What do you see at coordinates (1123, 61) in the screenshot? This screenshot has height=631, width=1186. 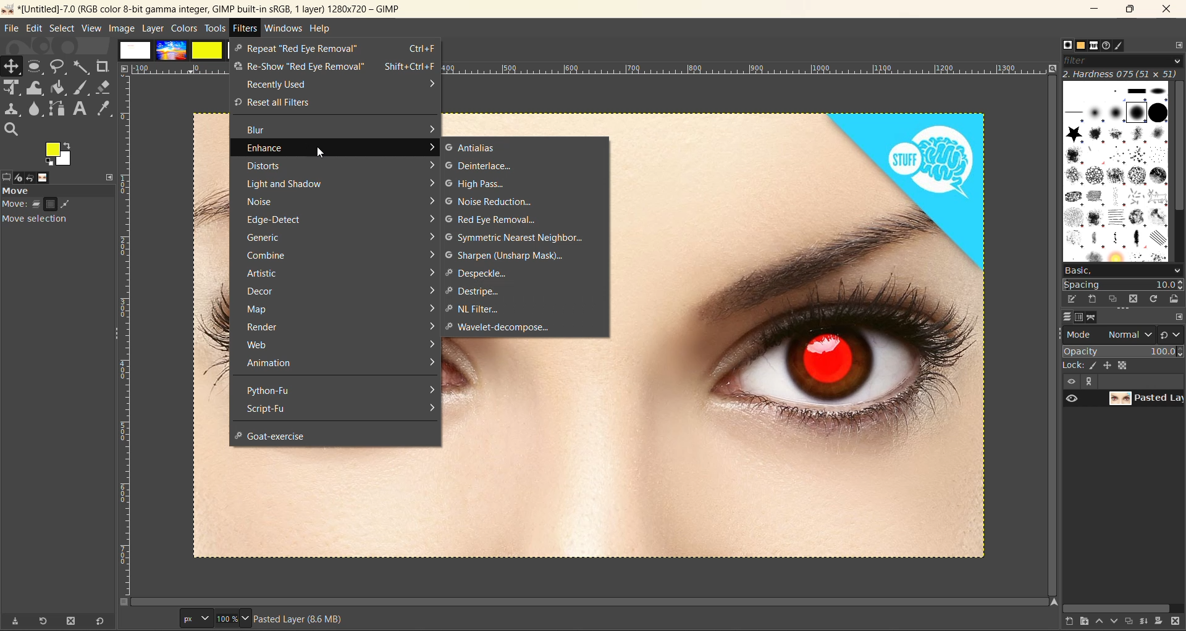 I see `filter` at bounding box center [1123, 61].